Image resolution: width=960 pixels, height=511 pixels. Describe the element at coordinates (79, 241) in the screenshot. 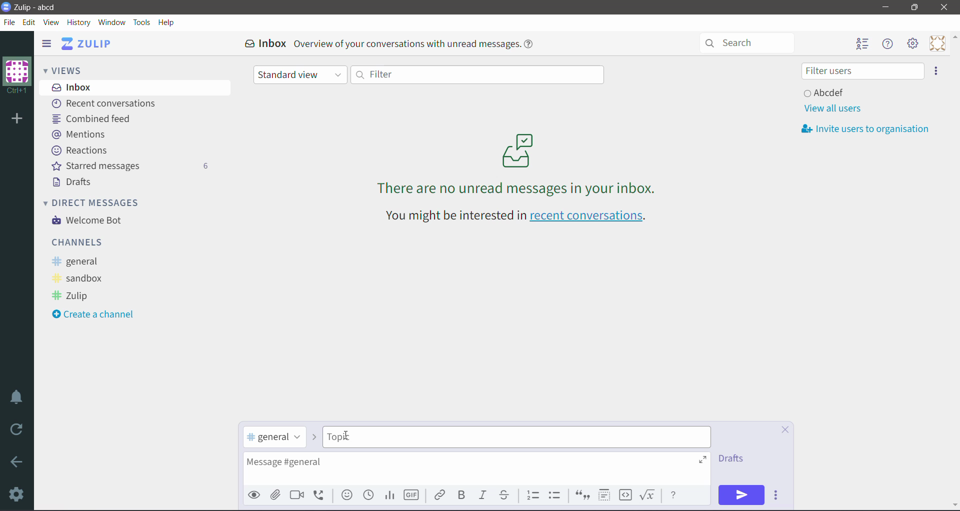

I see `Channels` at that location.